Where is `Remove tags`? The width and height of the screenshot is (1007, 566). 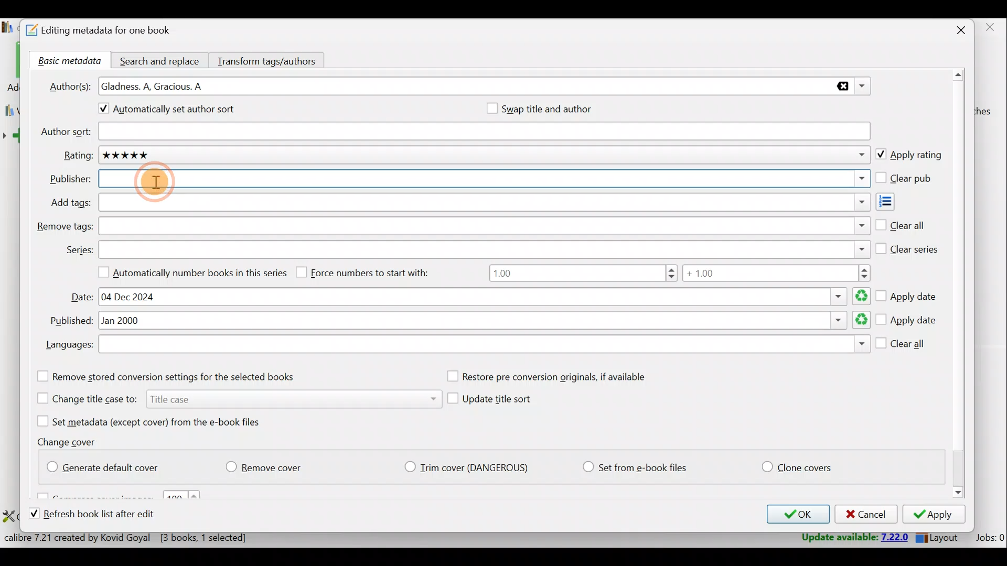
Remove tags is located at coordinates (483, 226).